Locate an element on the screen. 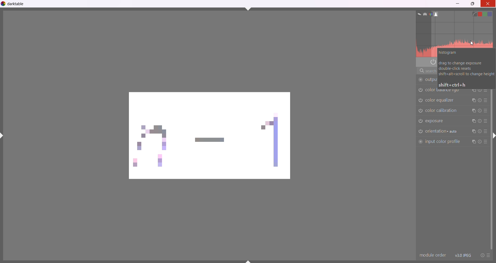 This screenshot has height=263, width=496. exposure switched off is located at coordinates (420, 121).